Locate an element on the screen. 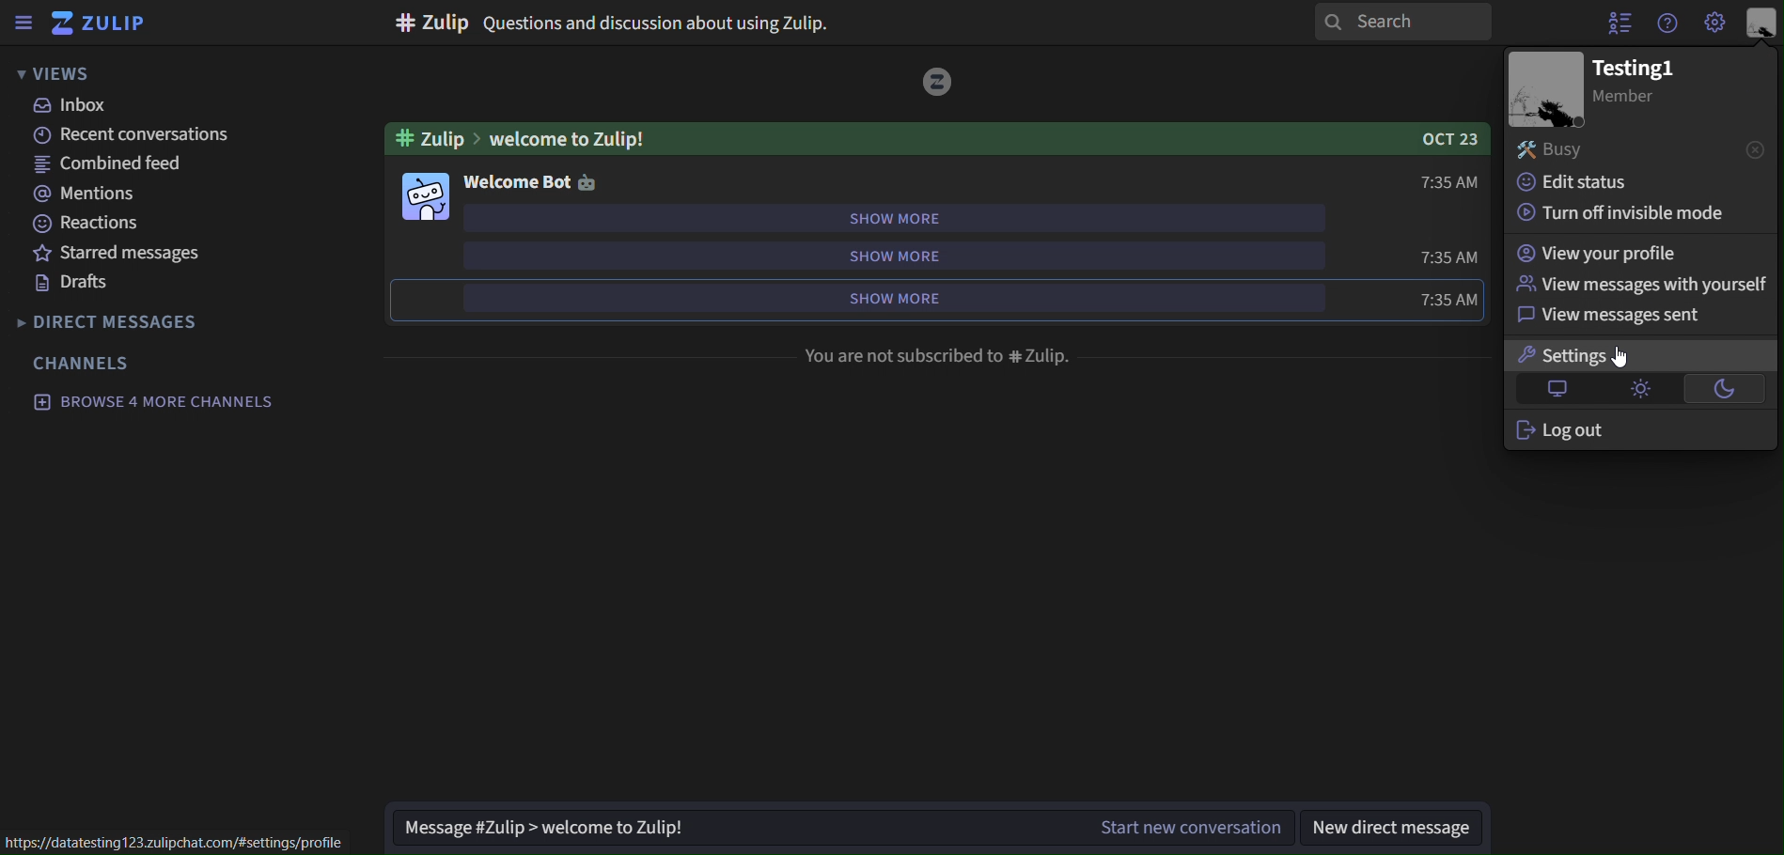 Image resolution: width=1784 pixels, height=855 pixels. views is located at coordinates (55, 71).